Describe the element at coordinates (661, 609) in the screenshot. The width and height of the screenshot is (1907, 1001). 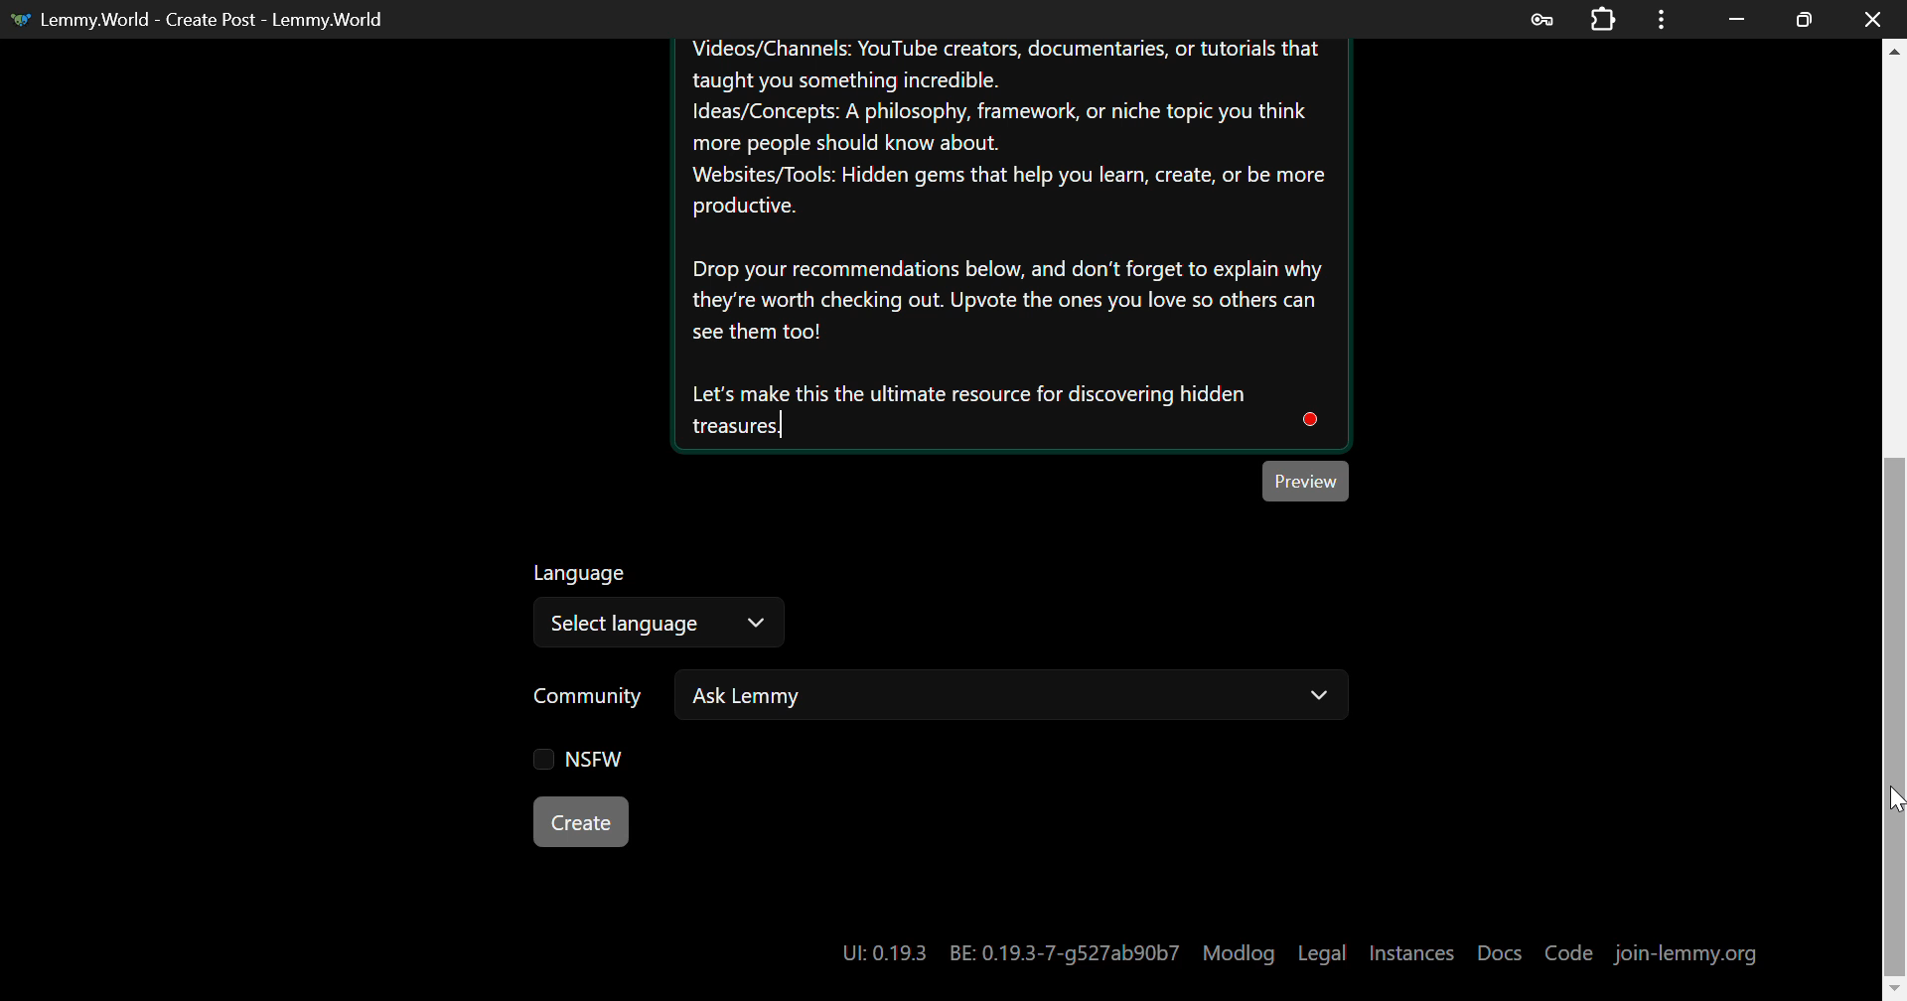
I see `Select Language` at that location.